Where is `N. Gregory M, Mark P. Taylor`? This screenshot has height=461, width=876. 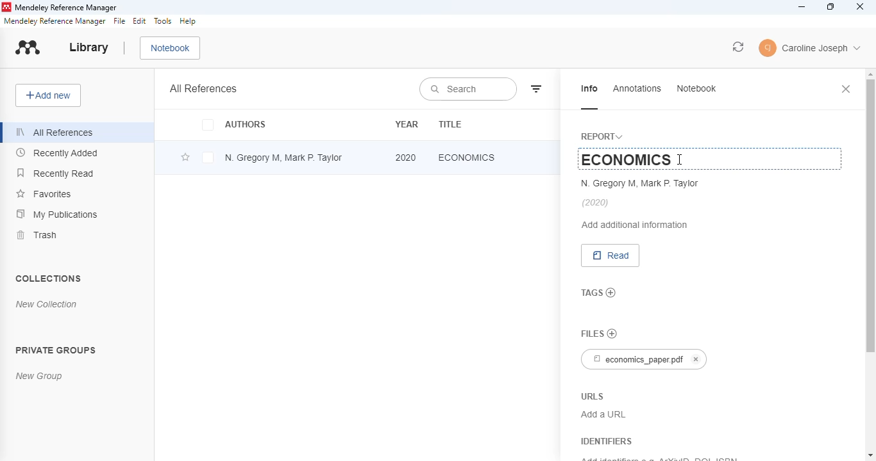 N. Gregory M, Mark P. Taylor is located at coordinates (641, 183).